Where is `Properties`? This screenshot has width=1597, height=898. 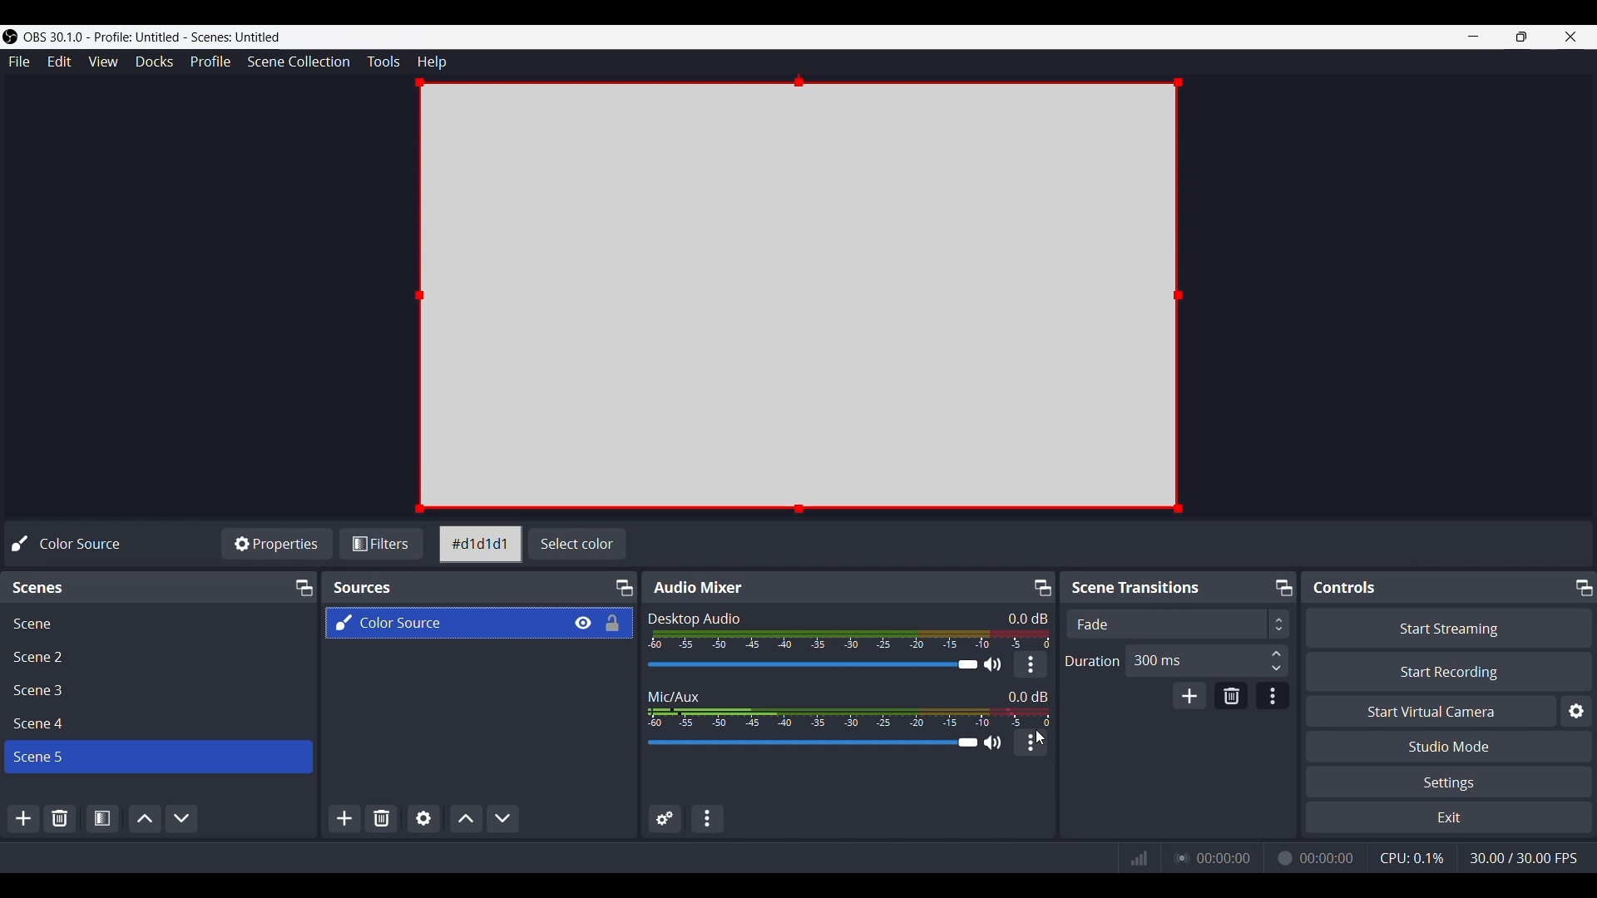 Properties is located at coordinates (278, 543).